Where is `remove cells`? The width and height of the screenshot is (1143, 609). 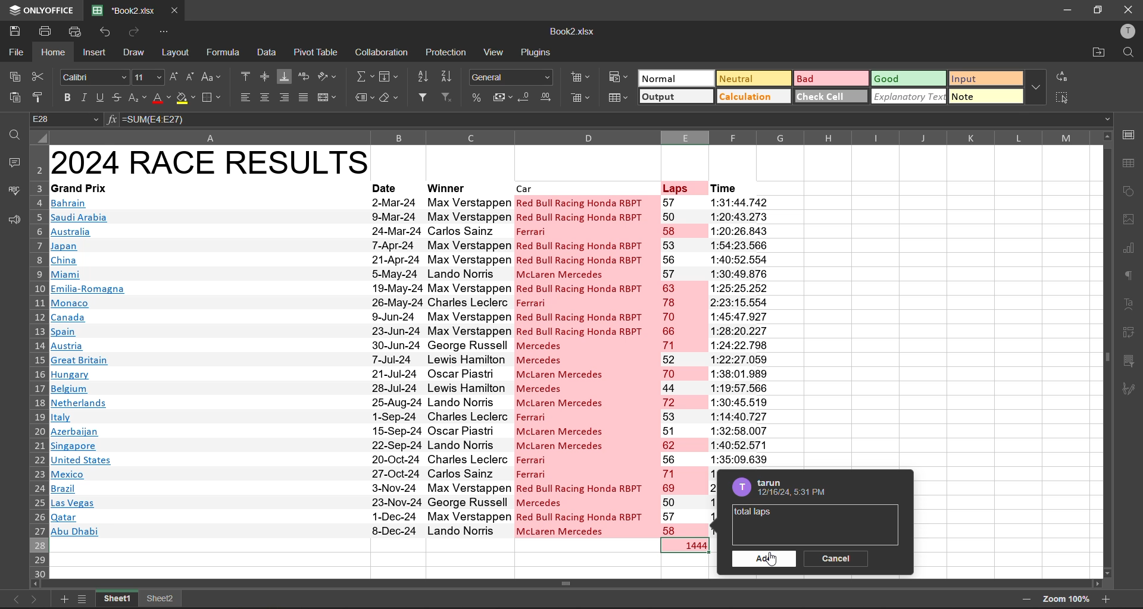
remove cells is located at coordinates (582, 99).